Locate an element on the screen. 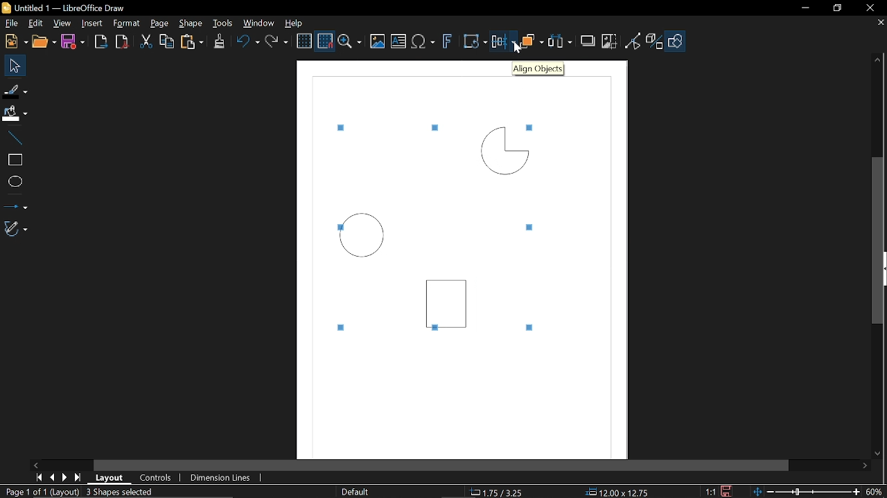 The height and width of the screenshot is (498, 887). First page is located at coordinates (39, 478).